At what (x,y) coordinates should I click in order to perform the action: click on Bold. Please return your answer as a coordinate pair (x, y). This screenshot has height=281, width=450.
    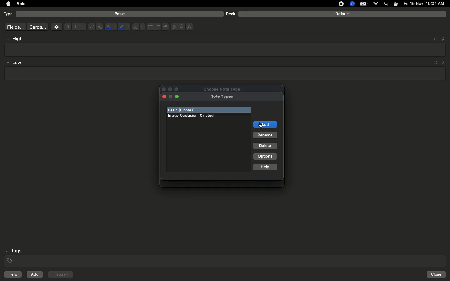
    Looking at the image, I should click on (67, 27).